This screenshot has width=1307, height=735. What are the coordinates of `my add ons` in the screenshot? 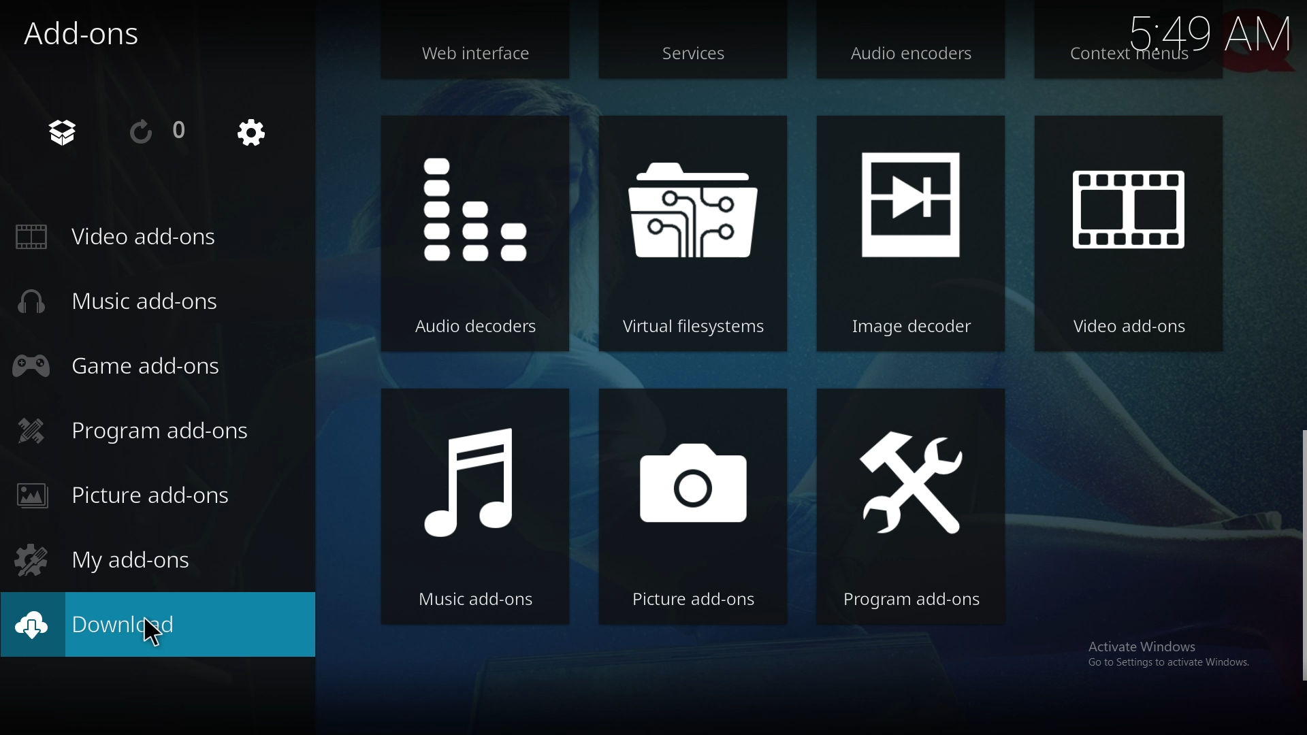 It's located at (124, 561).